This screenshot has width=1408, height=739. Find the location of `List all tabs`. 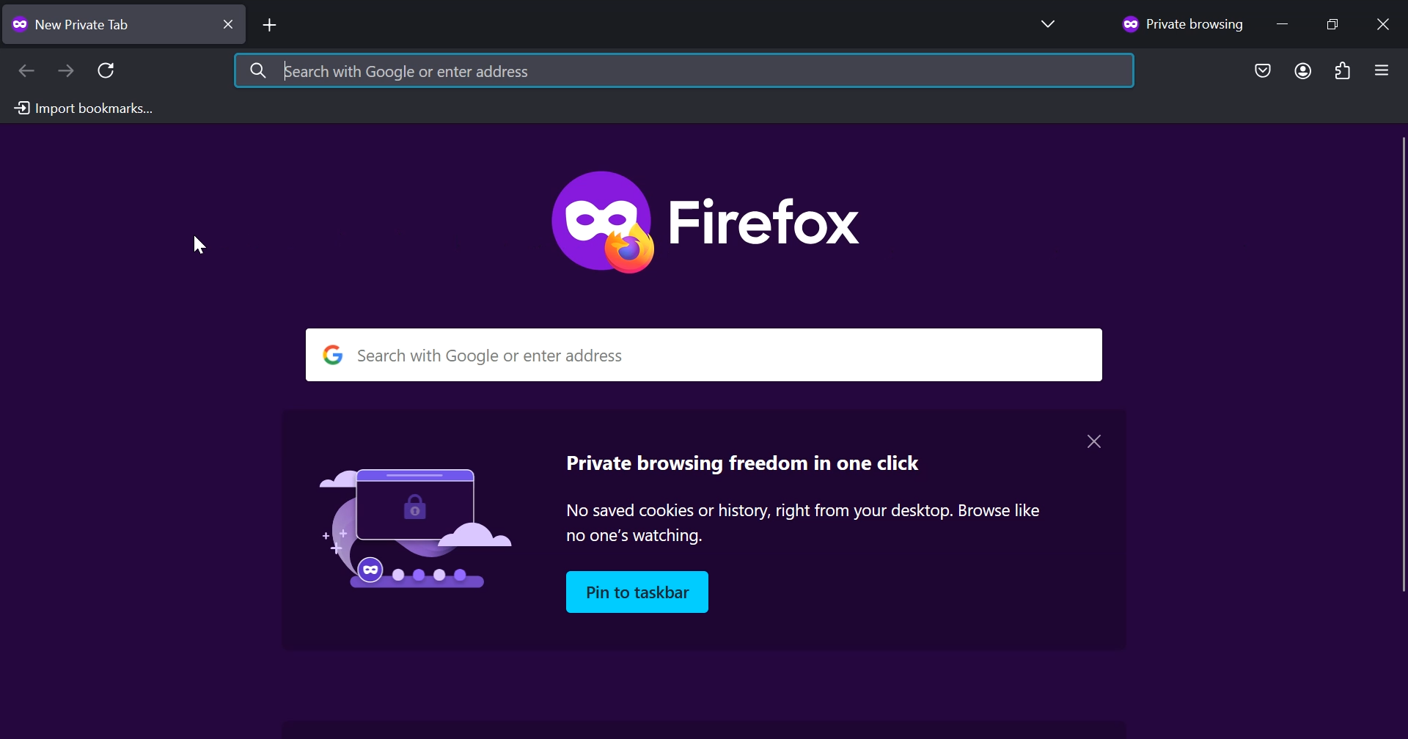

List all tabs is located at coordinates (1051, 21).